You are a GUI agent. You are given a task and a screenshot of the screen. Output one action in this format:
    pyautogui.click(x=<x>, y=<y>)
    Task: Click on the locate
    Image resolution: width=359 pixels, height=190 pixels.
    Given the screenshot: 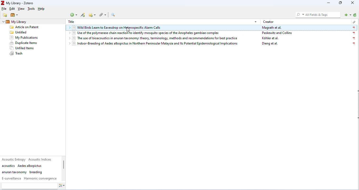 What is the action you would take?
    pyautogui.click(x=347, y=14)
    